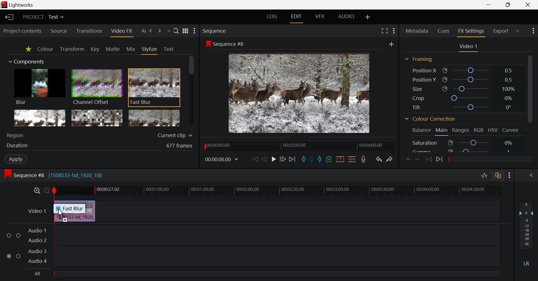 The height and width of the screenshot is (281, 538). Describe the element at coordinates (353, 159) in the screenshot. I see `Delete/Cut` at that location.